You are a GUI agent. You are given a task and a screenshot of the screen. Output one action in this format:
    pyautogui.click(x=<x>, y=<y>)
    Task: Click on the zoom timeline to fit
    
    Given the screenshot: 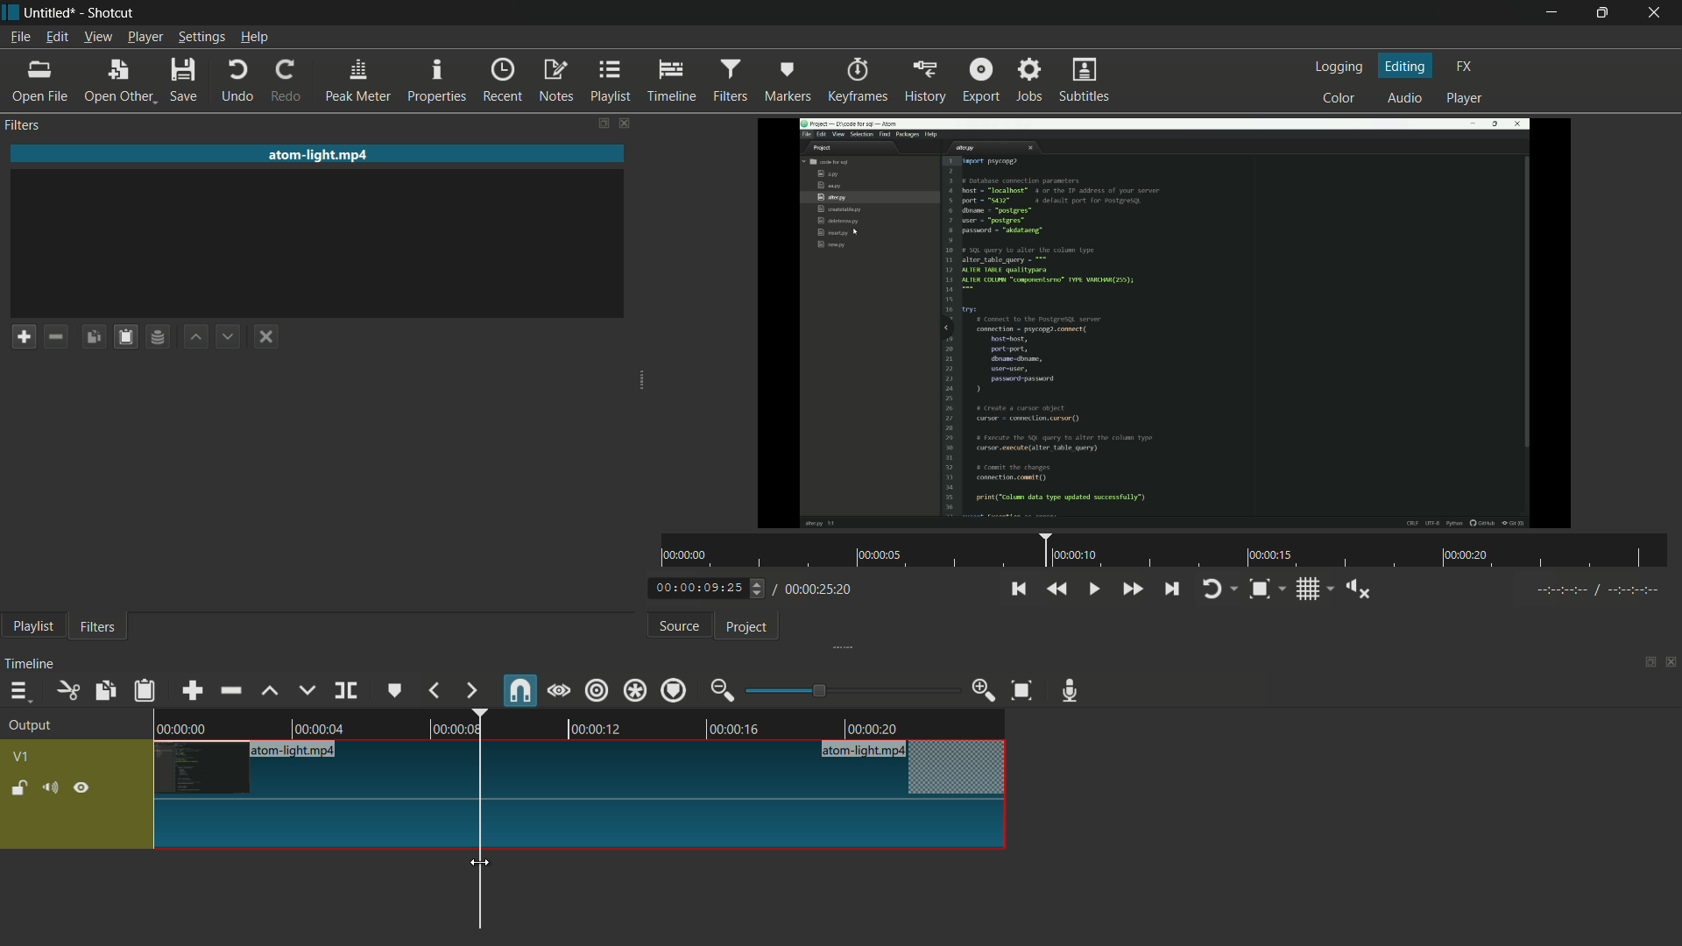 What is the action you would take?
    pyautogui.click(x=1022, y=692)
    